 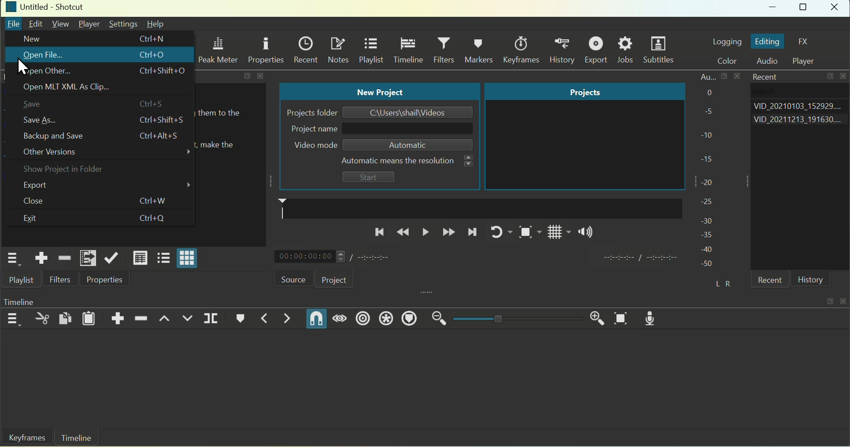 I want to click on Play, so click(x=425, y=232).